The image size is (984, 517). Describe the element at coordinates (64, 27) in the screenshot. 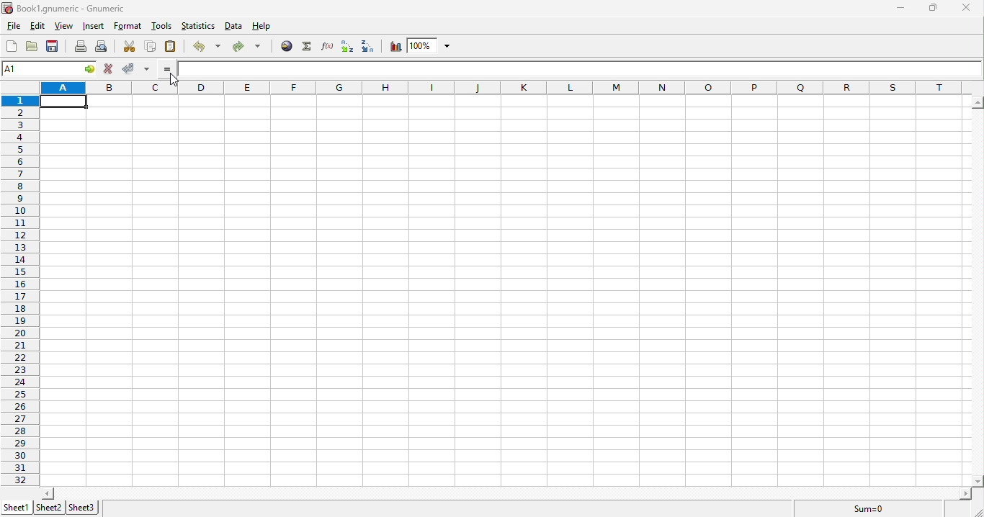

I see `view` at that location.